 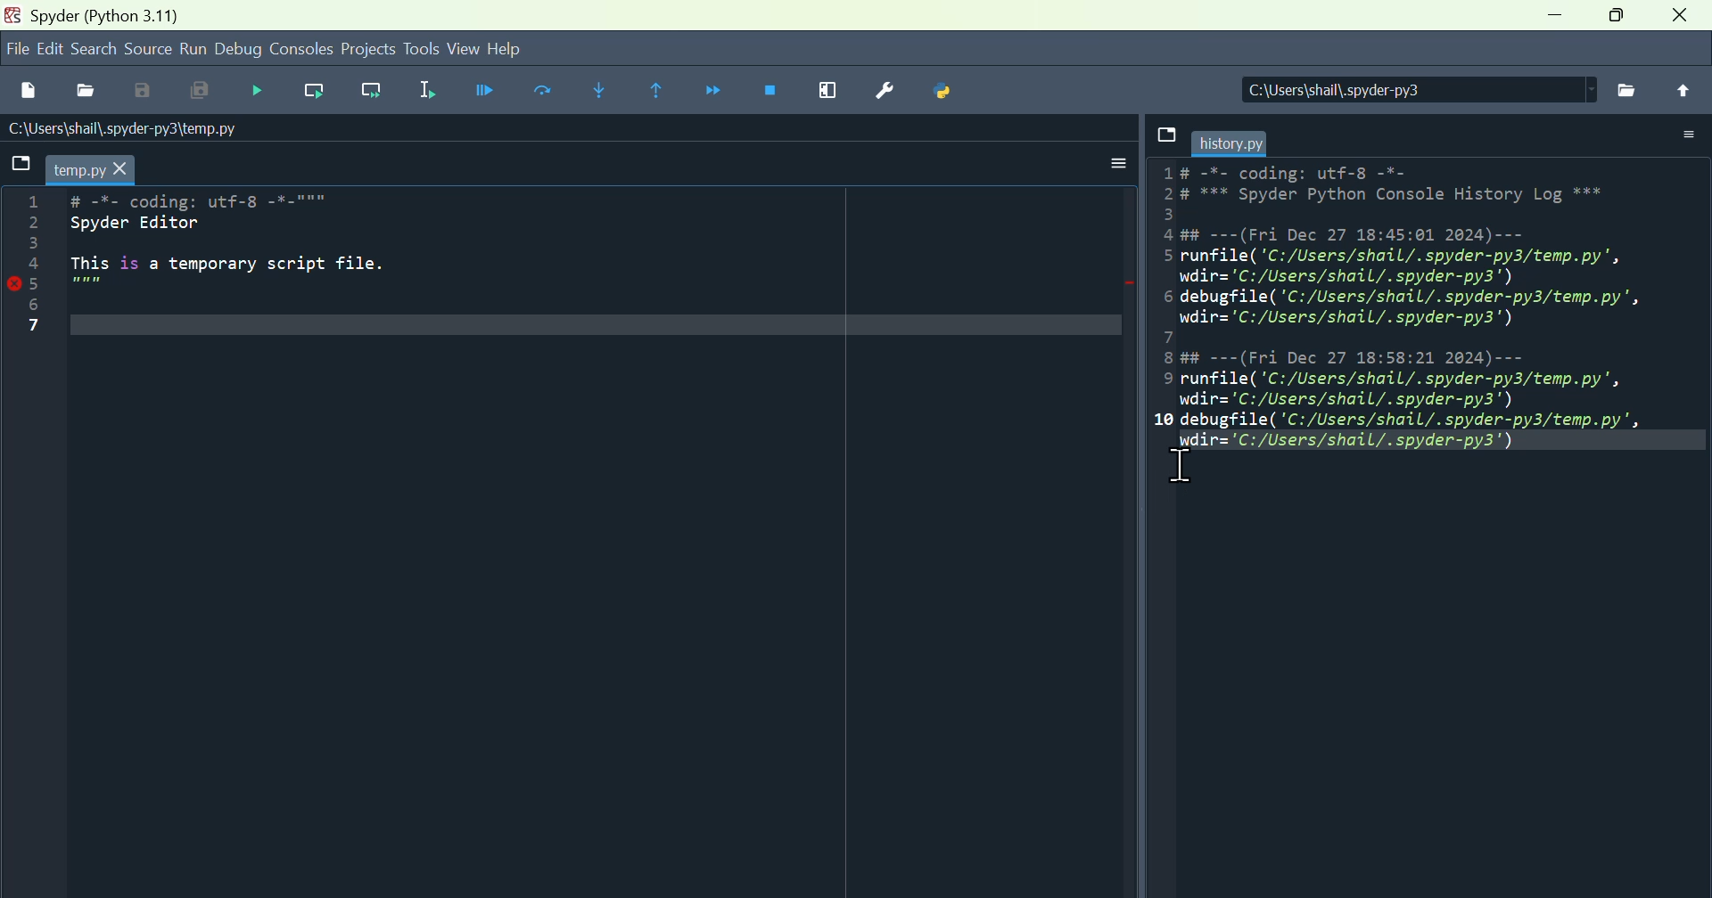 What do you see at coordinates (539, 89) in the screenshot?
I see `run current cell` at bounding box center [539, 89].